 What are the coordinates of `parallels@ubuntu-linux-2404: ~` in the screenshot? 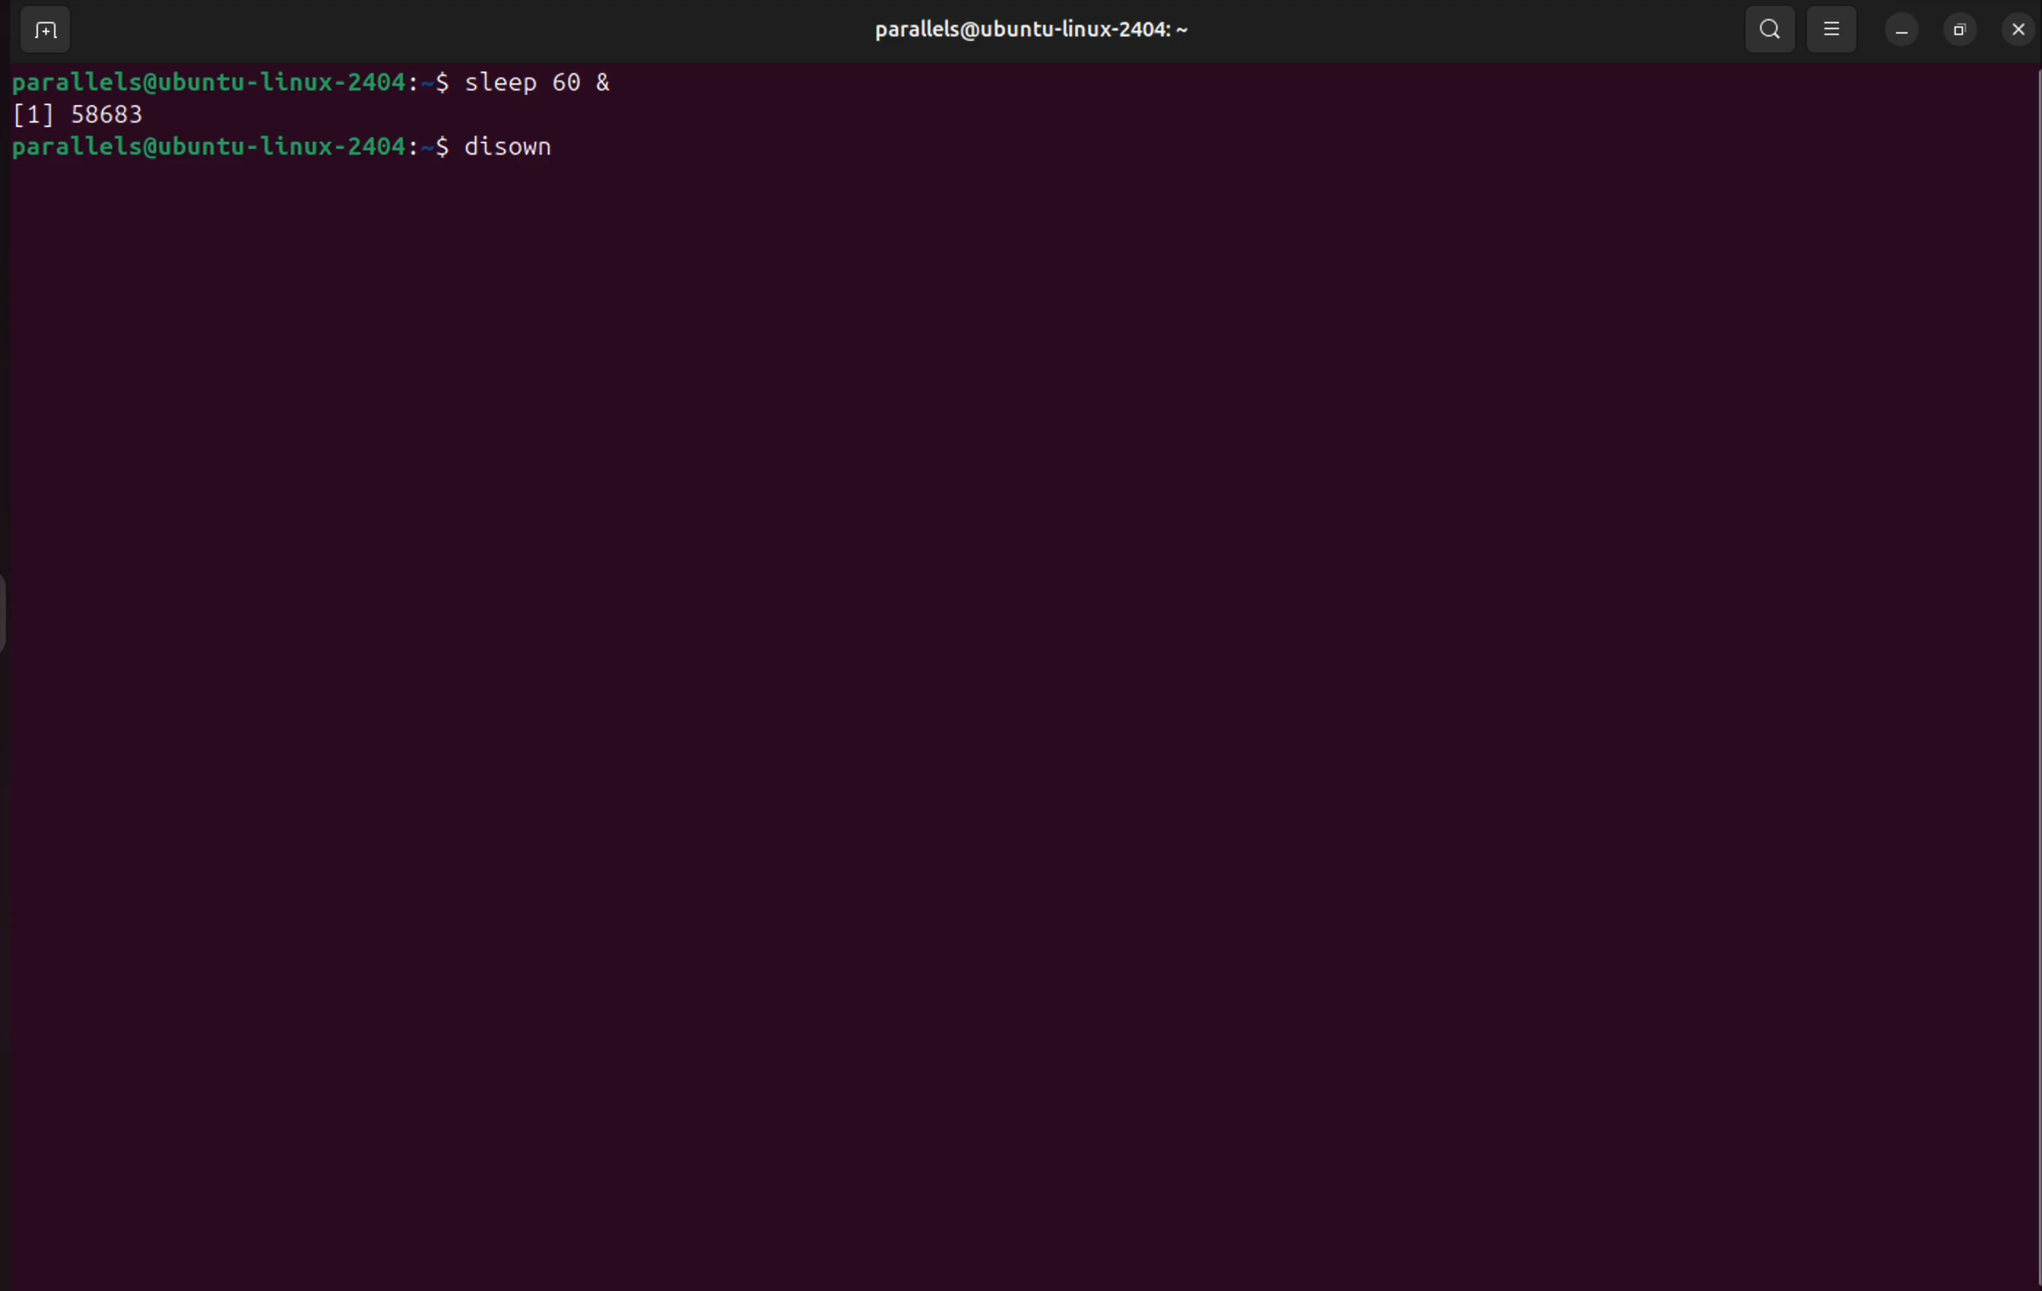 It's located at (1025, 31).